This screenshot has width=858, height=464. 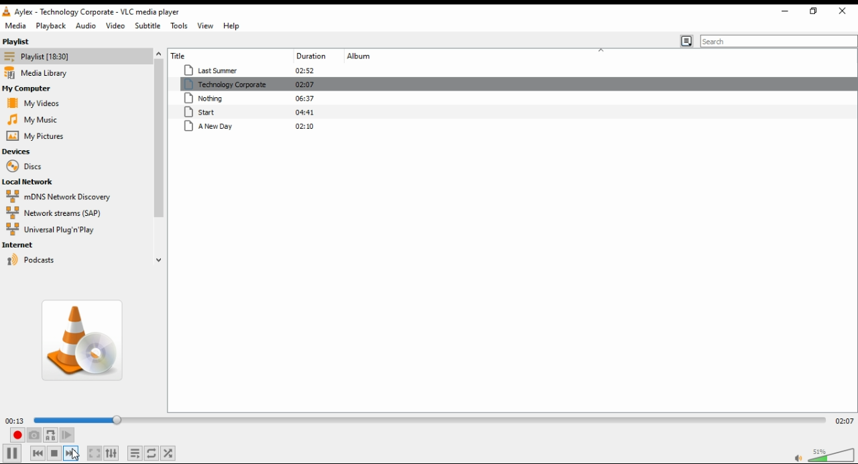 What do you see at coordinates (252, 99) in the screenshot?
I see `nothing` at bounding box center [252, 99].